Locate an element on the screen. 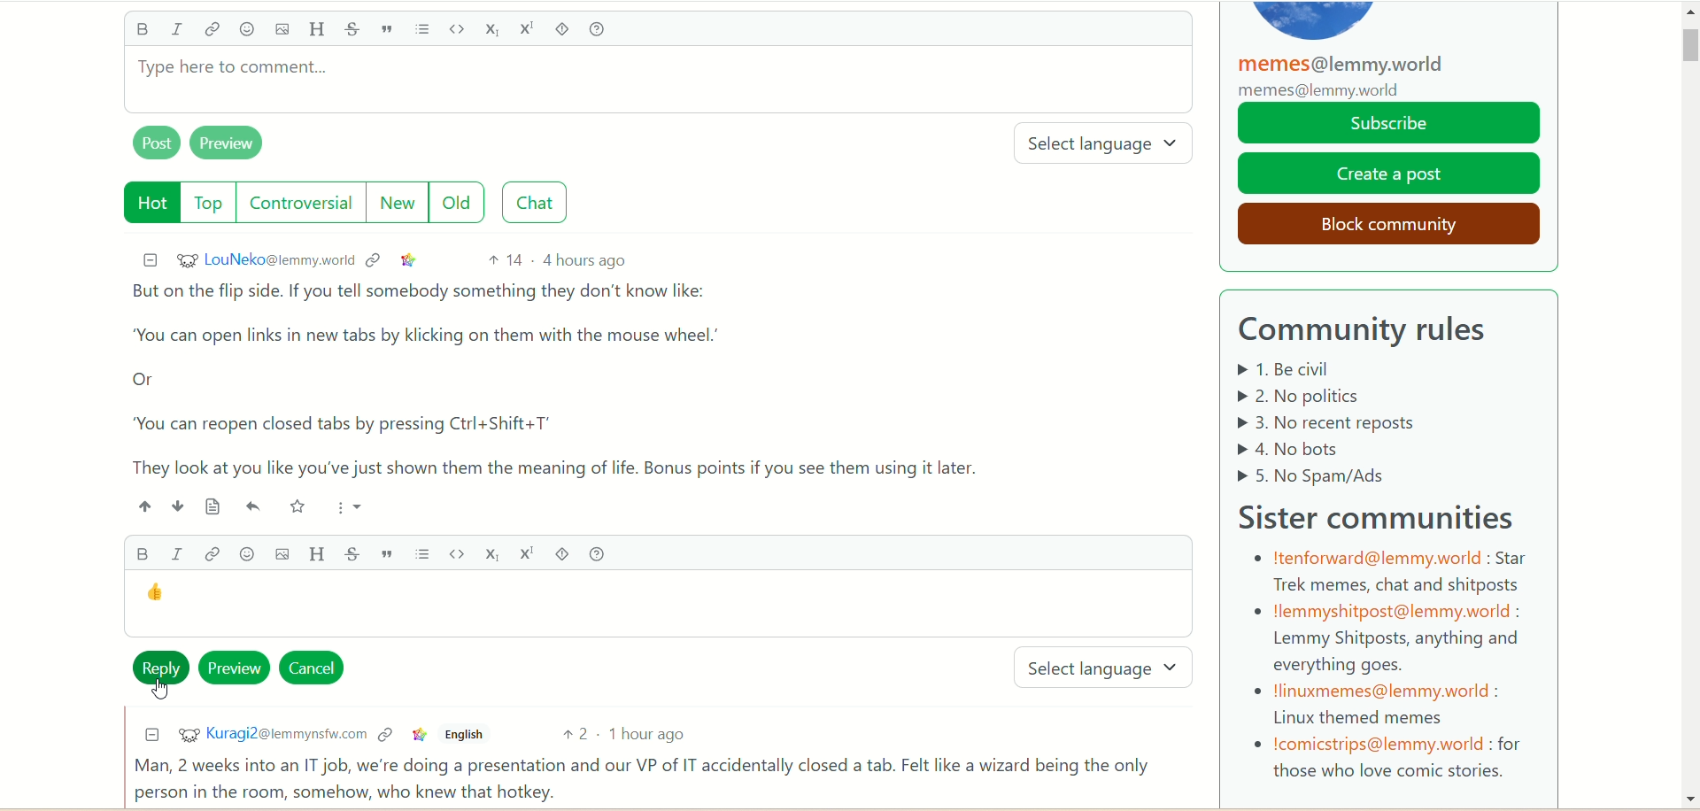 Image resolution: width=1700 pixels, height=811 pixels. context is located at coordinates (384, 737).